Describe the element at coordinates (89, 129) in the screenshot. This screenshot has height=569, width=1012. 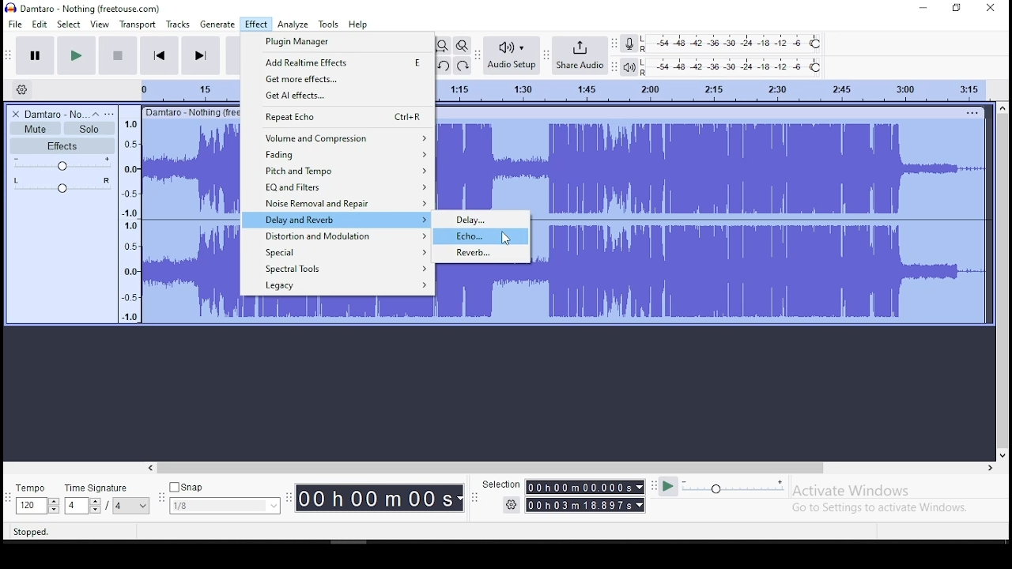
I see `solo` at that location.